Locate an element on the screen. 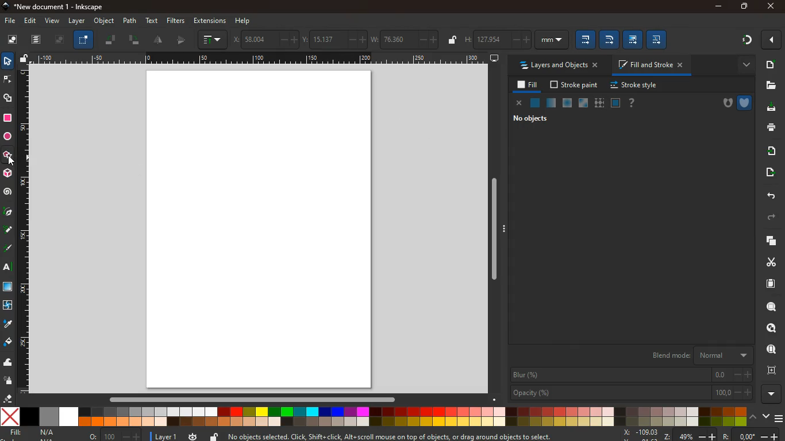 This screenshot has width=785, height=441. erase is located at coordinates (8, 397).